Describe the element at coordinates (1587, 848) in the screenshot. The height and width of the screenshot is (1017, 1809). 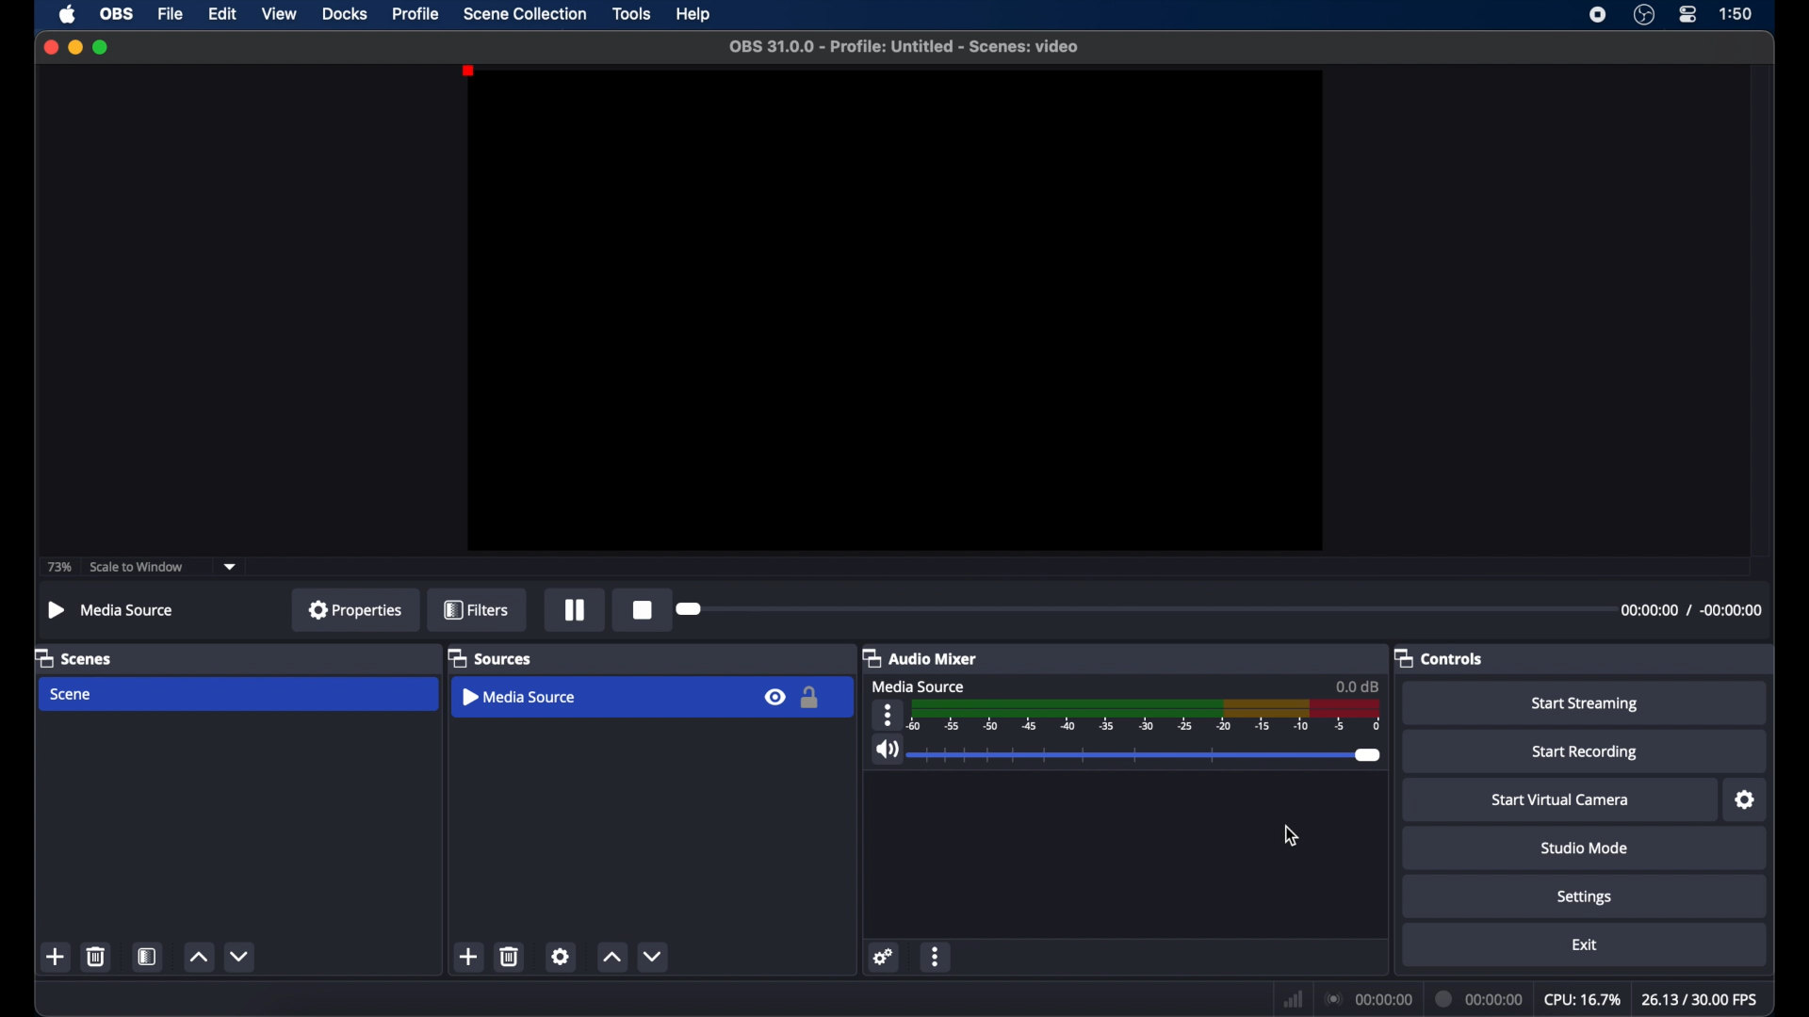
I see `studio mode` at that location.